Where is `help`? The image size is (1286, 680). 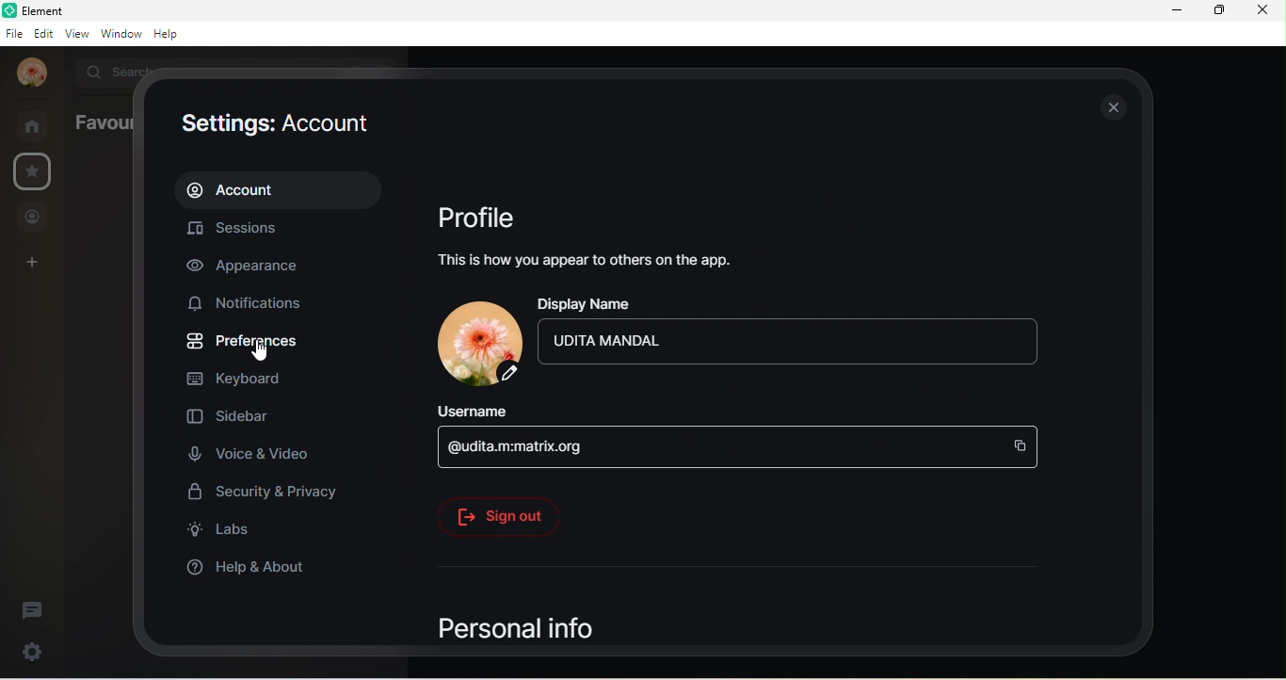 help is located at coordinates (172, 36).